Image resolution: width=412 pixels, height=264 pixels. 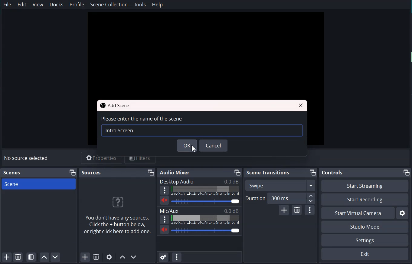 I want to click on Volume Adjuster, so click(x=207, y=230).